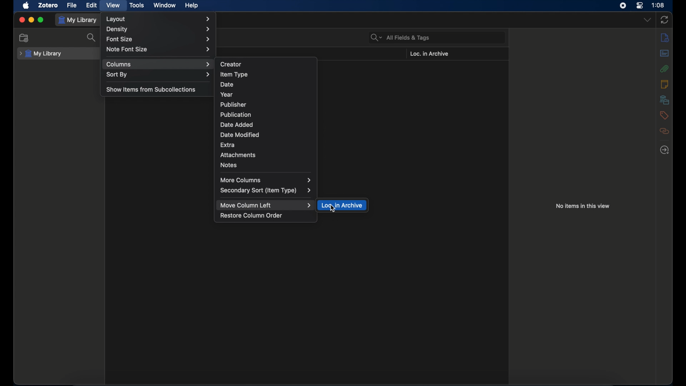 The height and width of the screenshot is (386, 686). I want to click on more columns, so click(266, 180).